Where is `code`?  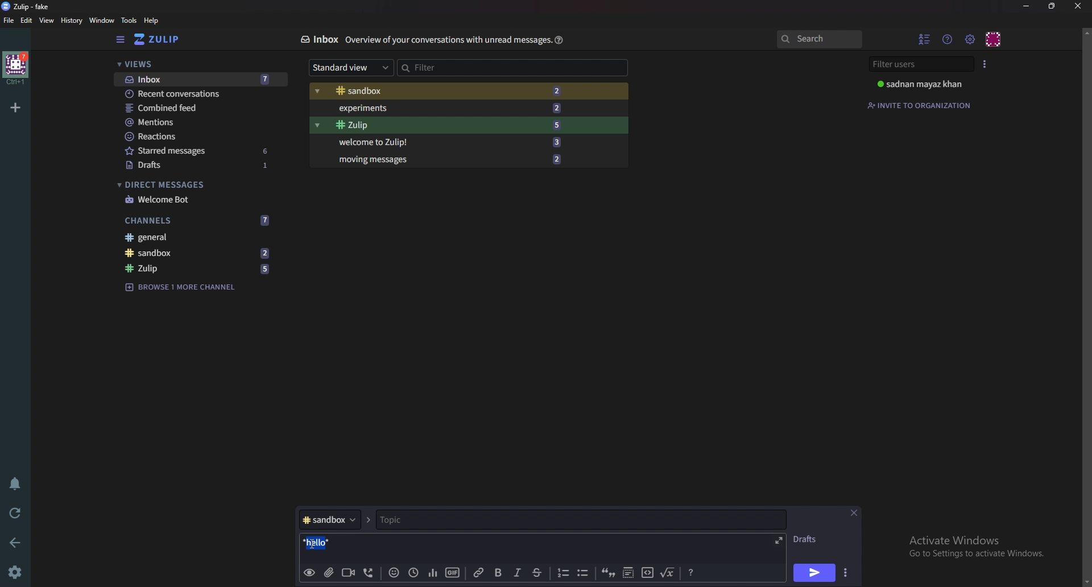
code is located at coordinates (647, 573).